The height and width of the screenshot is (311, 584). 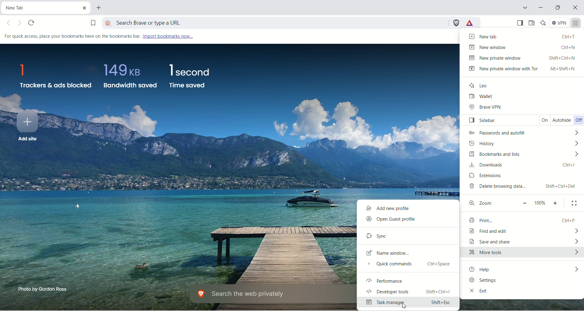 What do you see at coordinates (274, 22) in the screenshot?
I see `search Brave or type a URL` at bounding box center [274, 22].